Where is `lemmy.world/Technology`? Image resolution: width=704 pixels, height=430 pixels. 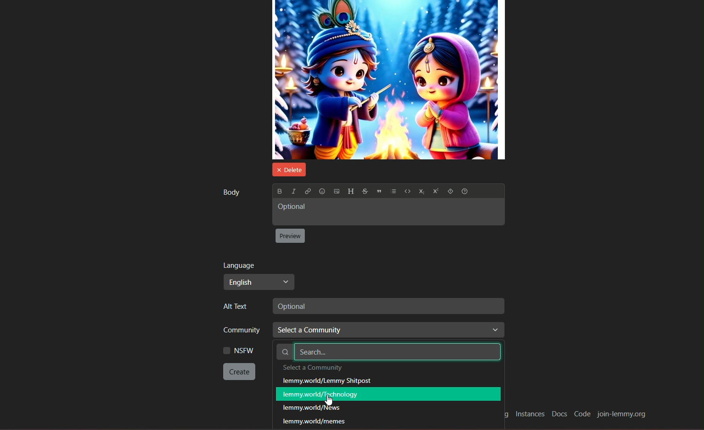 lemmy.world/Technology is located at coordinates (387, 393).